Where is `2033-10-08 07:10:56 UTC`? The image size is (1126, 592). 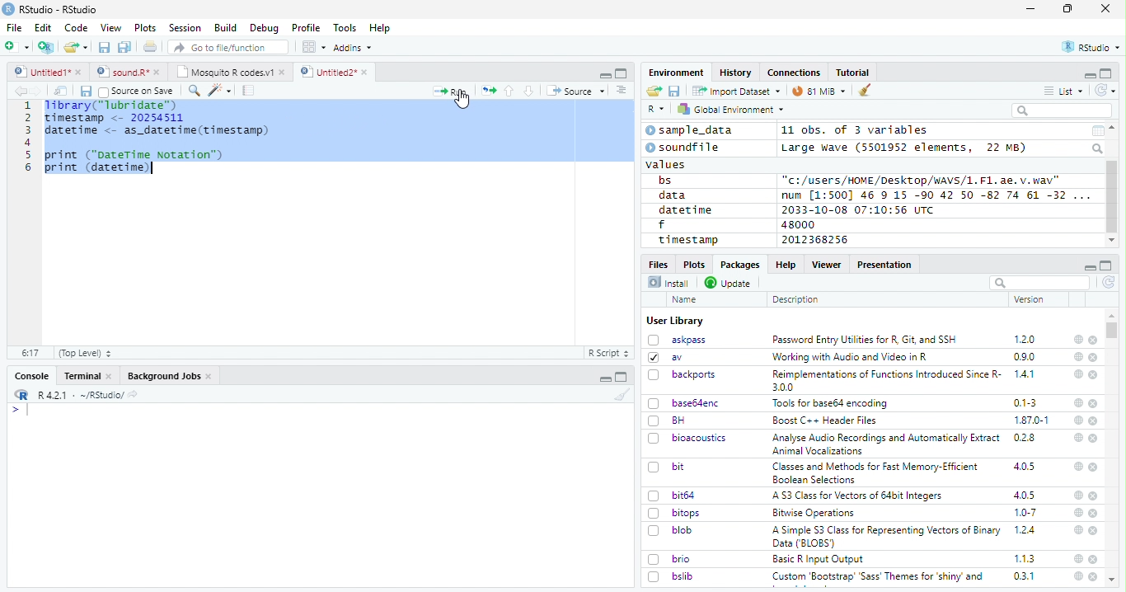
2033-10-08 07:10:56 UTC is located at coordinates (859, 209).